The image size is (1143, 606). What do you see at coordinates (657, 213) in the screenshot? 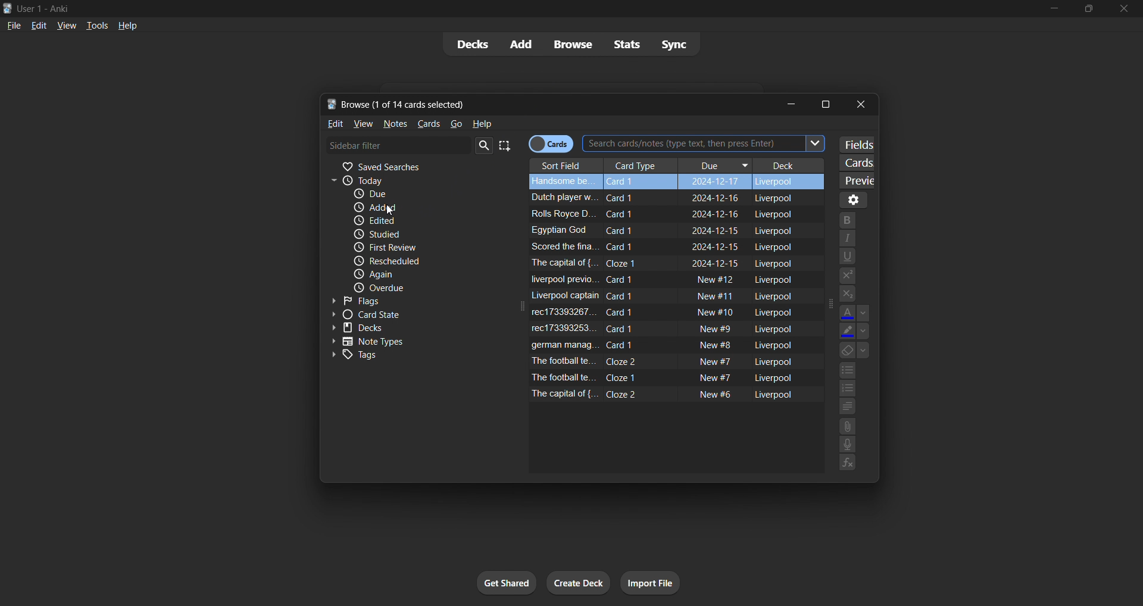
I see `Rolls Royce D... Card 1 2024-12-16 Liverpool` at bounding box center [657, 213].